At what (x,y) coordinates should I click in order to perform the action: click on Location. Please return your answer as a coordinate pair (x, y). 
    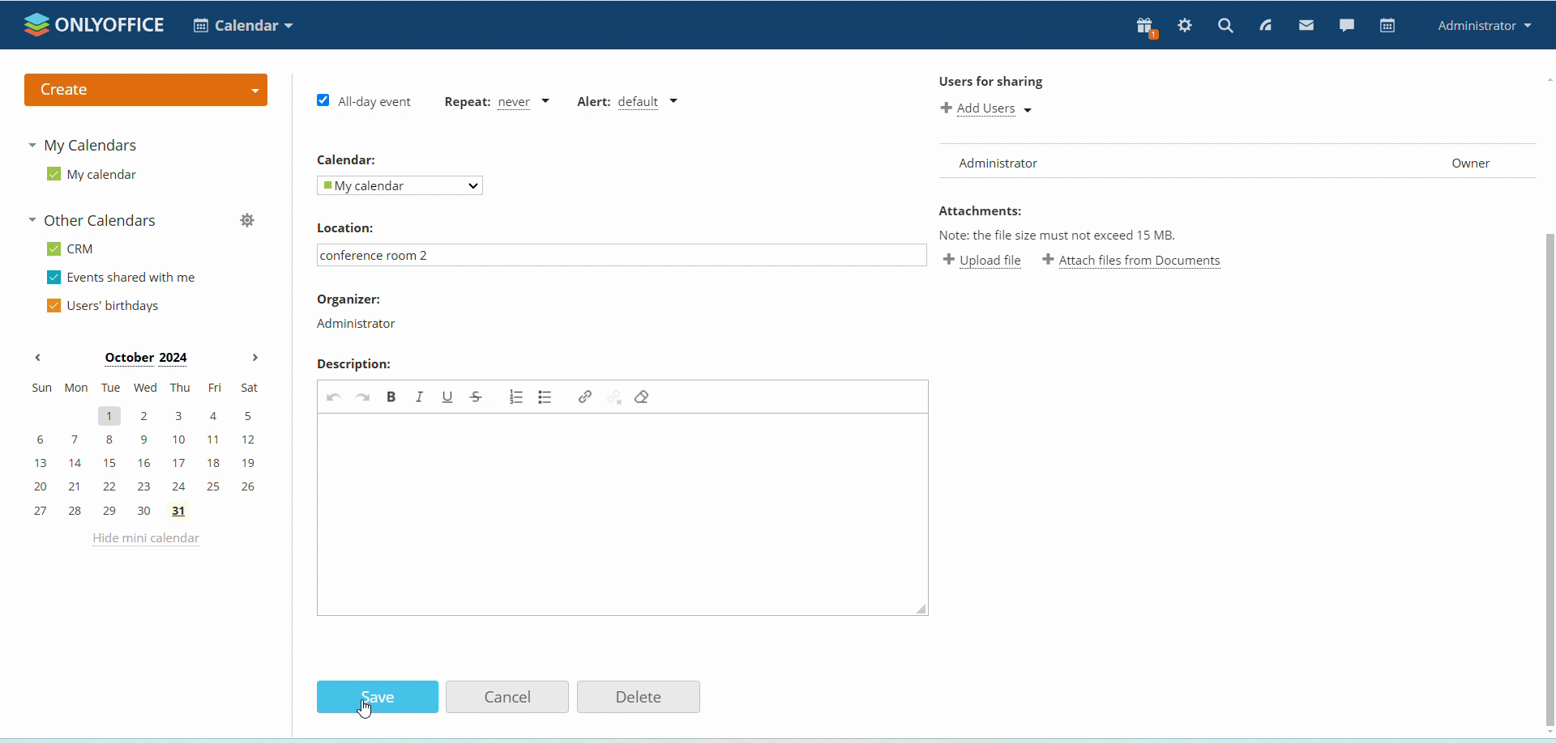
    Looking at the image, I should click on (350, 228).